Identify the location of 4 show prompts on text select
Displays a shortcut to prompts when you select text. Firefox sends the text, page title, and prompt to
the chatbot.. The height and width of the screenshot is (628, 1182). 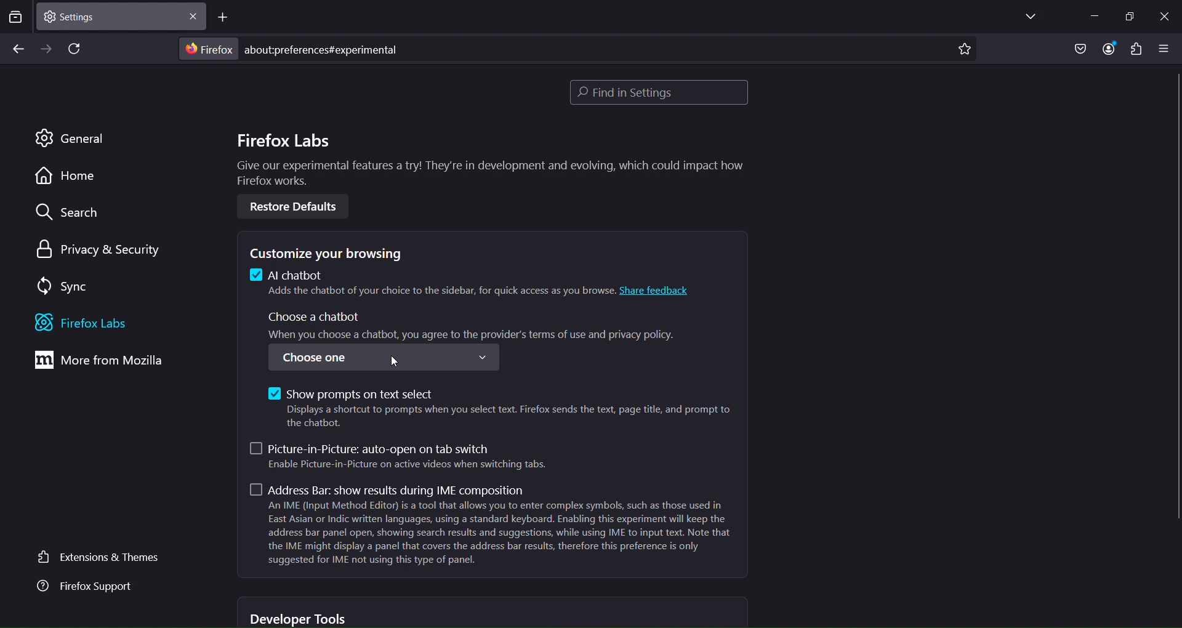
(497, 405).